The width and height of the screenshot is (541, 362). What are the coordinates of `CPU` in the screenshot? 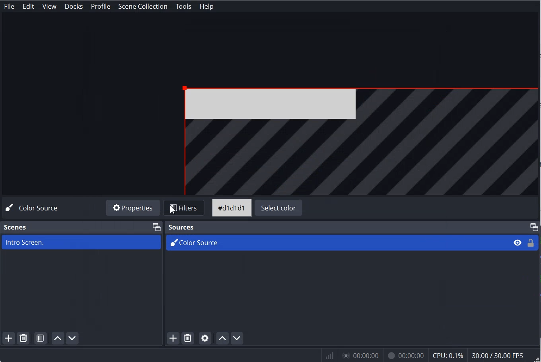 It's located at (448, 356).